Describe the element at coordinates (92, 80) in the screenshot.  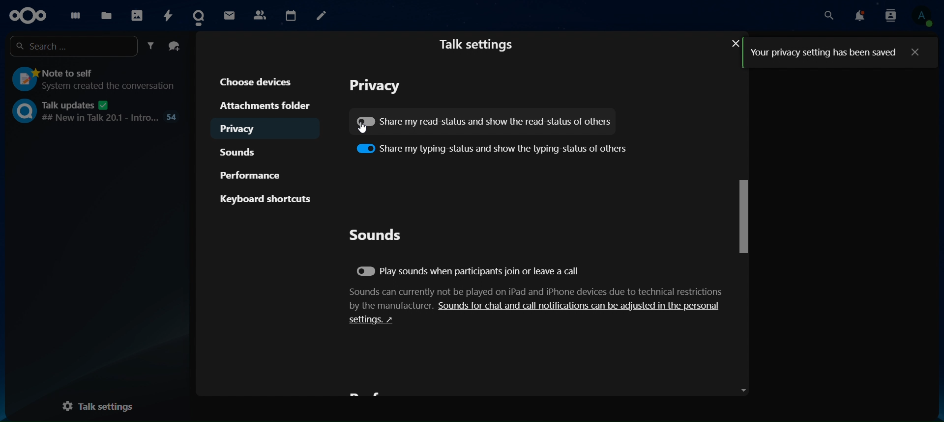
I see `note to self` at that location.